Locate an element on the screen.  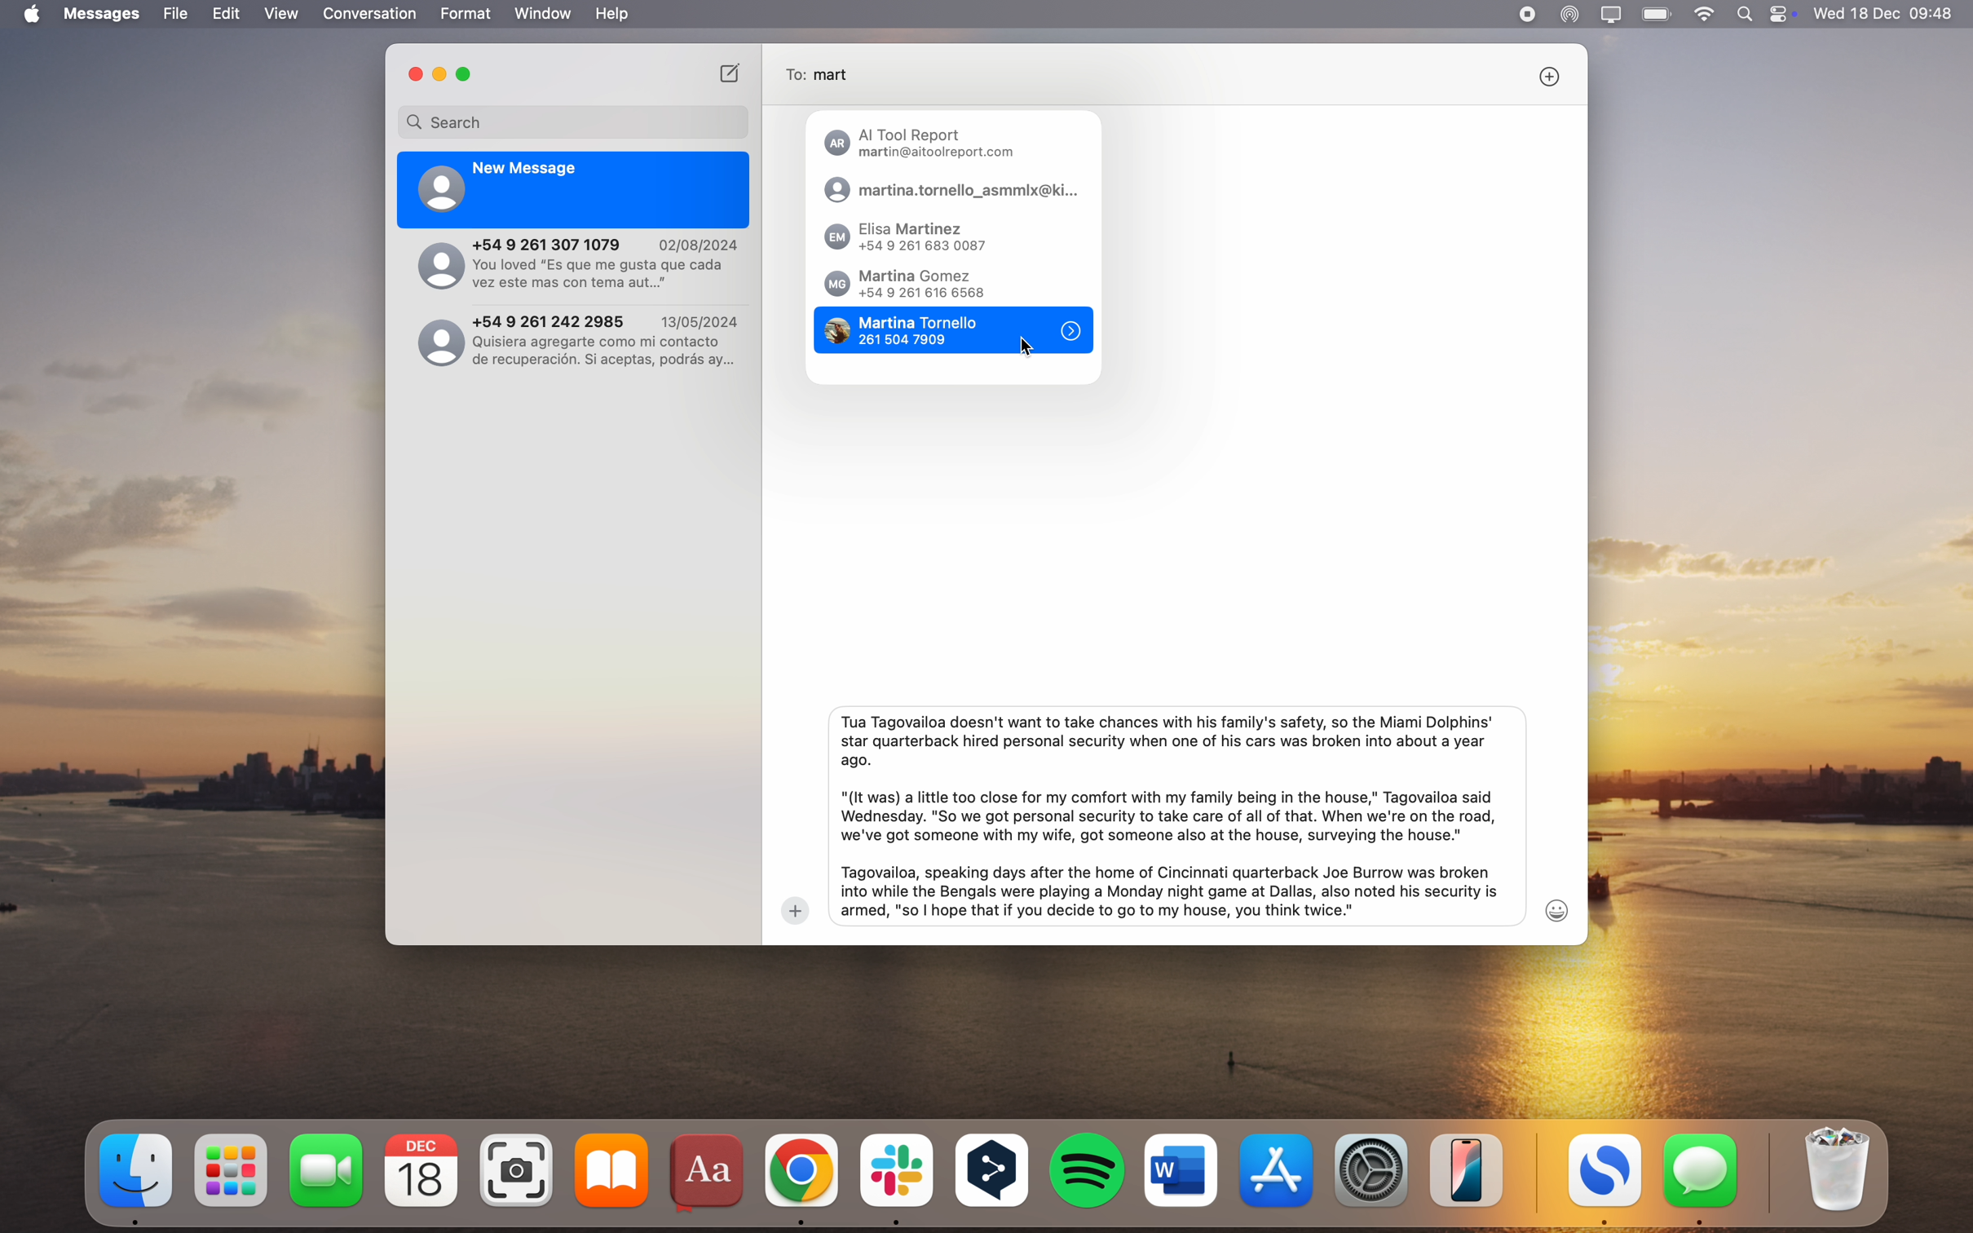
edit is located at coordinates (226, 15).